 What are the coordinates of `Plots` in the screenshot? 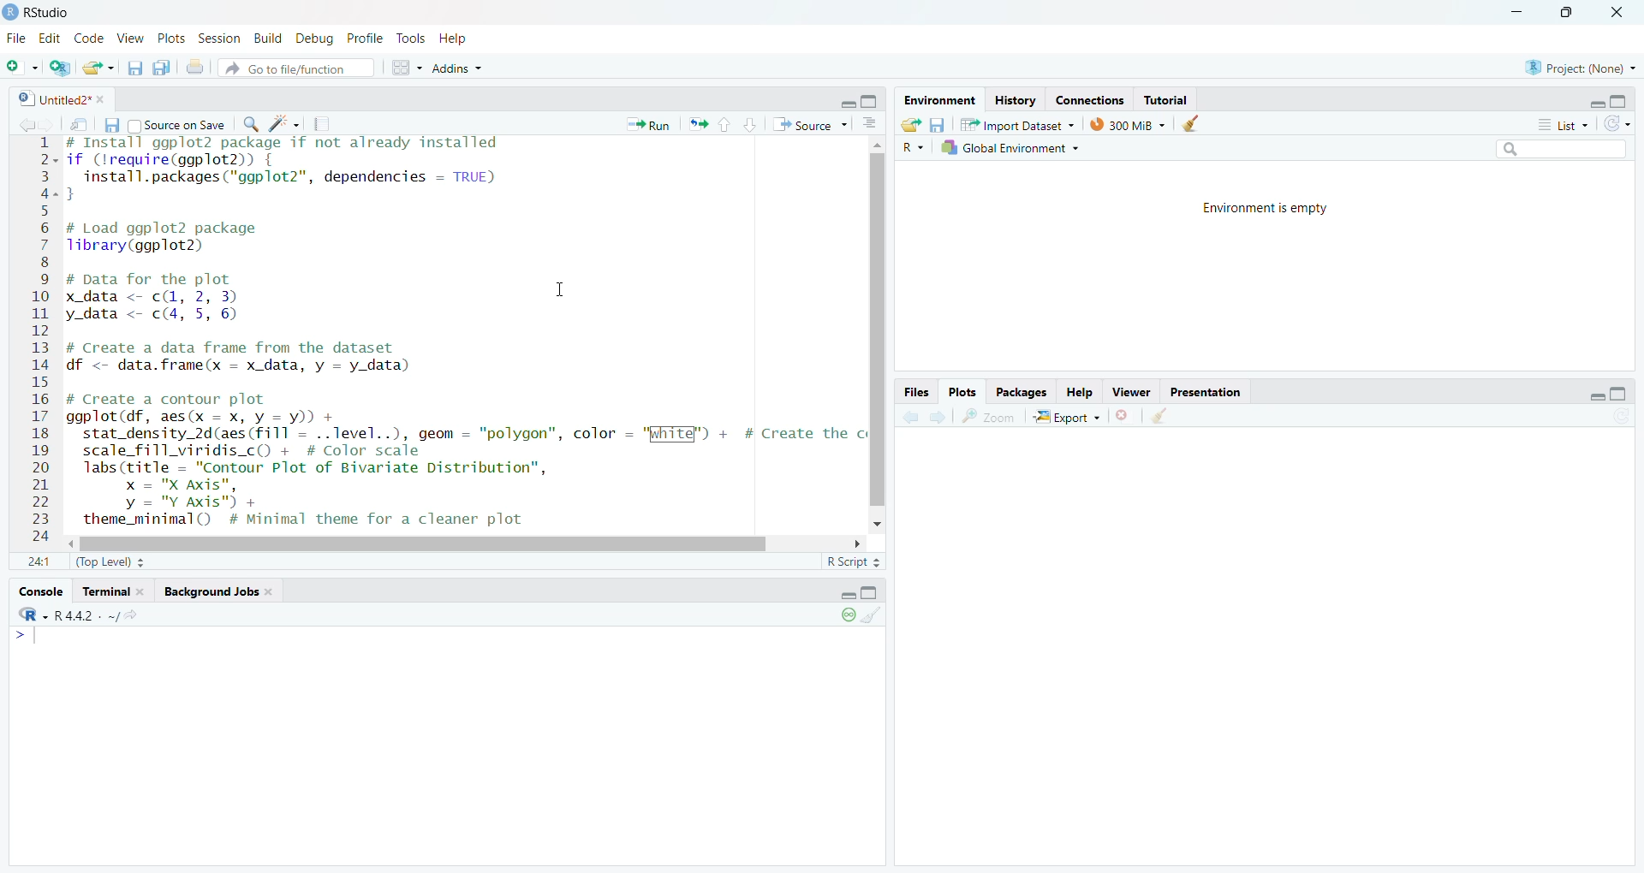 It's located at (960, 393).